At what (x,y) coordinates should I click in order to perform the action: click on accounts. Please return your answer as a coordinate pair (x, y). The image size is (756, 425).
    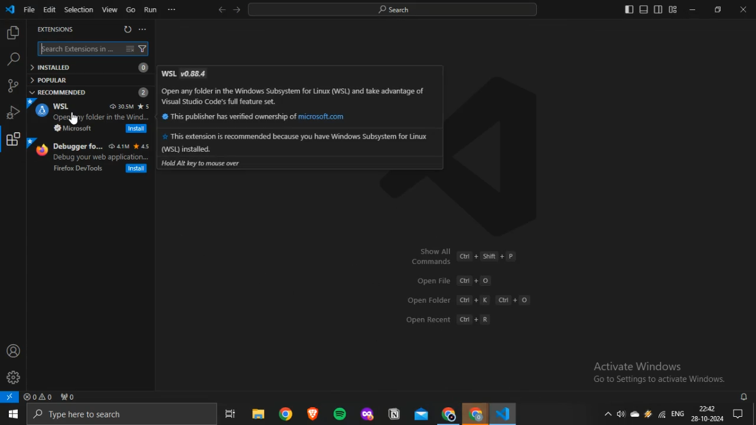
    Looking at the image, I should click on (14, 351).